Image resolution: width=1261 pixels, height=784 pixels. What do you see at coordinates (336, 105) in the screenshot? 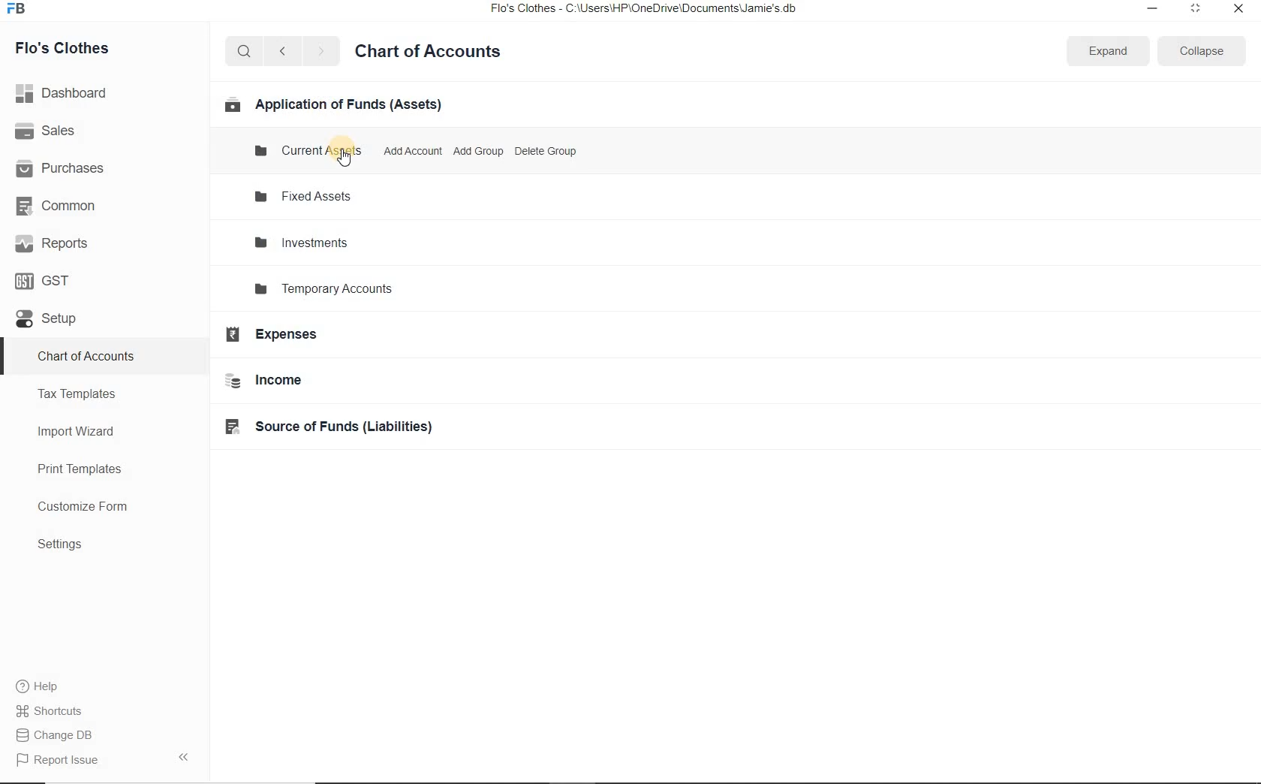
I see `Application of Funds (Assets)` at bounding box center [336, 105].